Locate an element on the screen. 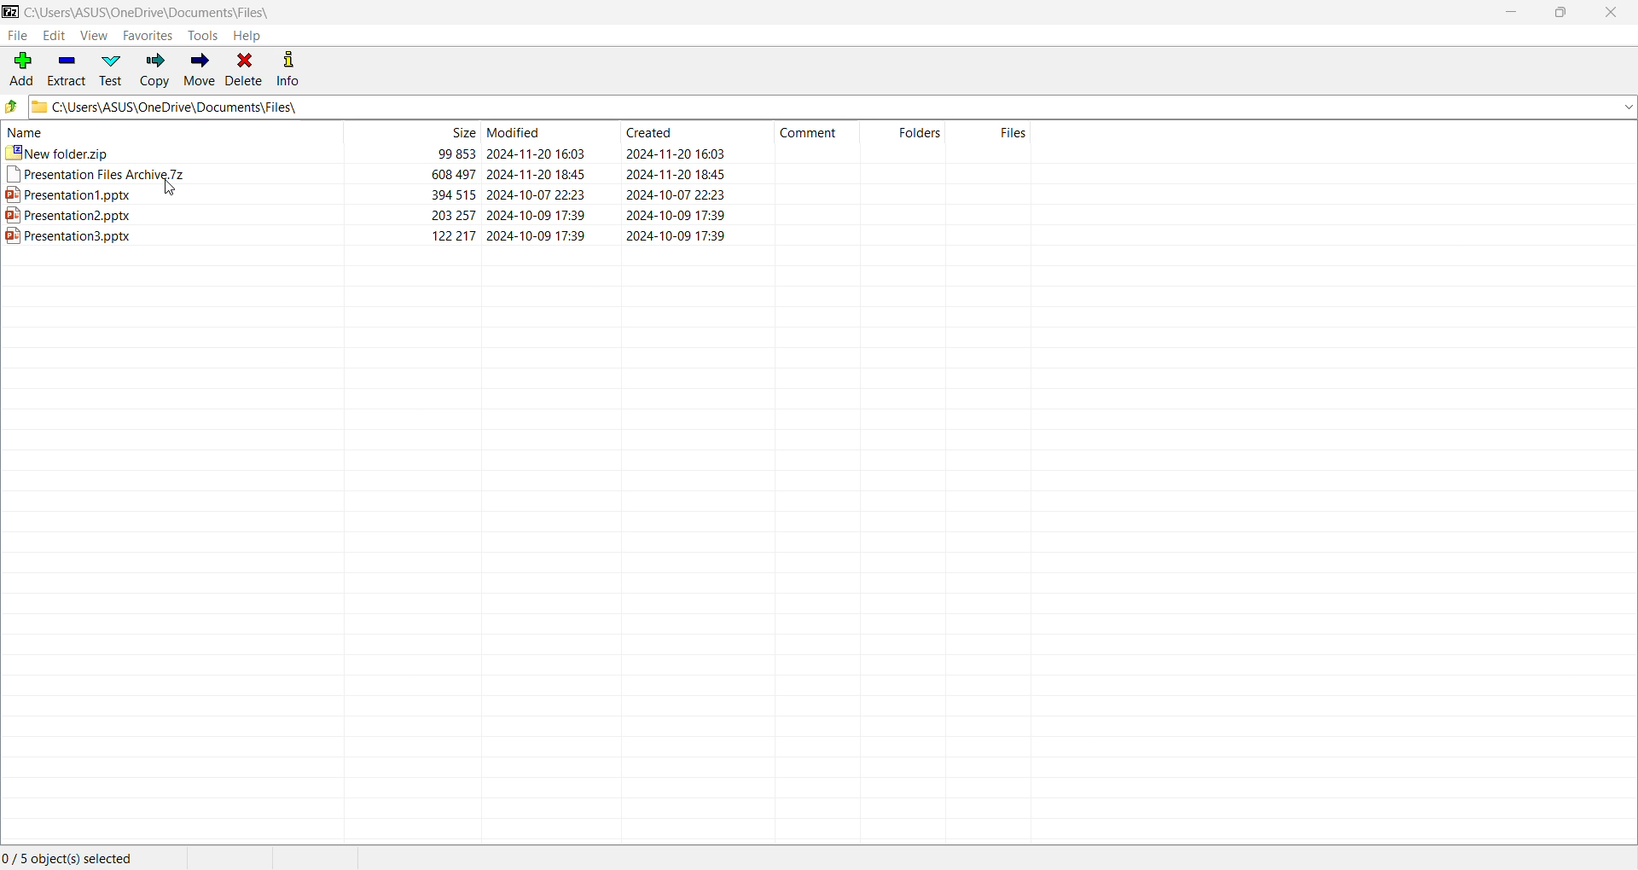 This screenshot has height=870, width=1638. File is located at coordinates (15, 35).